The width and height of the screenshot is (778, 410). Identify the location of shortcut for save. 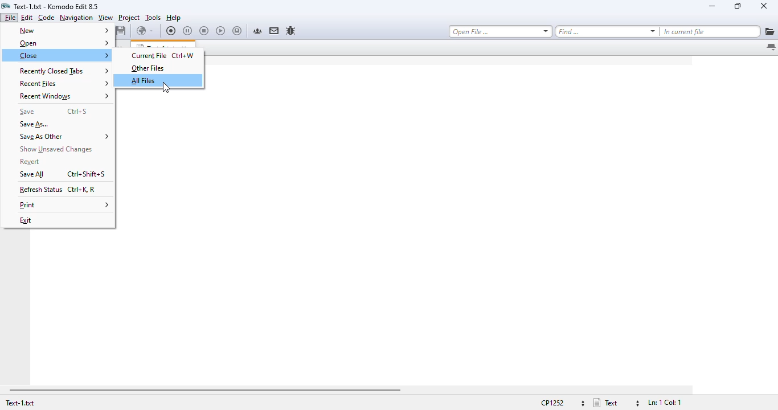
(77, 111).